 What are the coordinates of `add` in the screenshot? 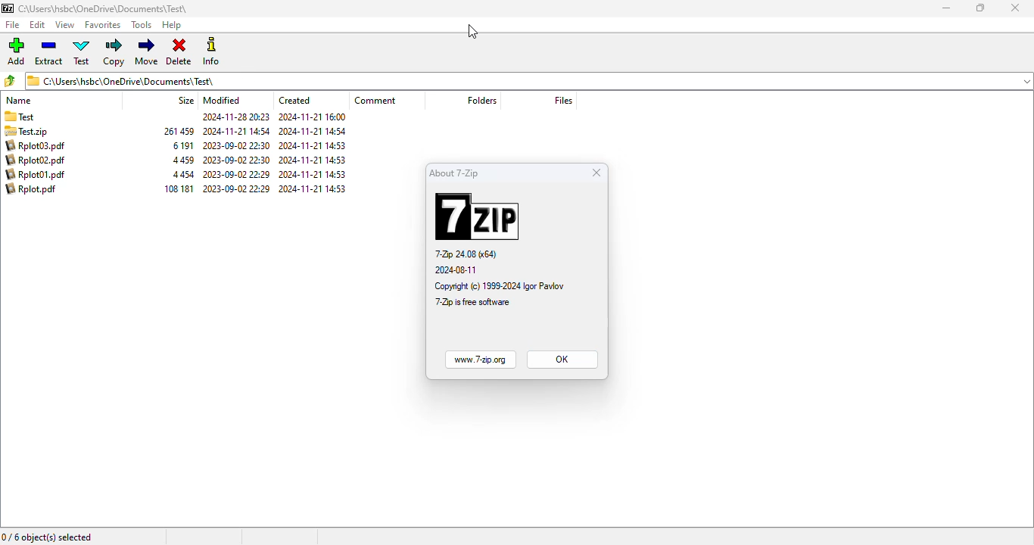 It's located at (17, 51).